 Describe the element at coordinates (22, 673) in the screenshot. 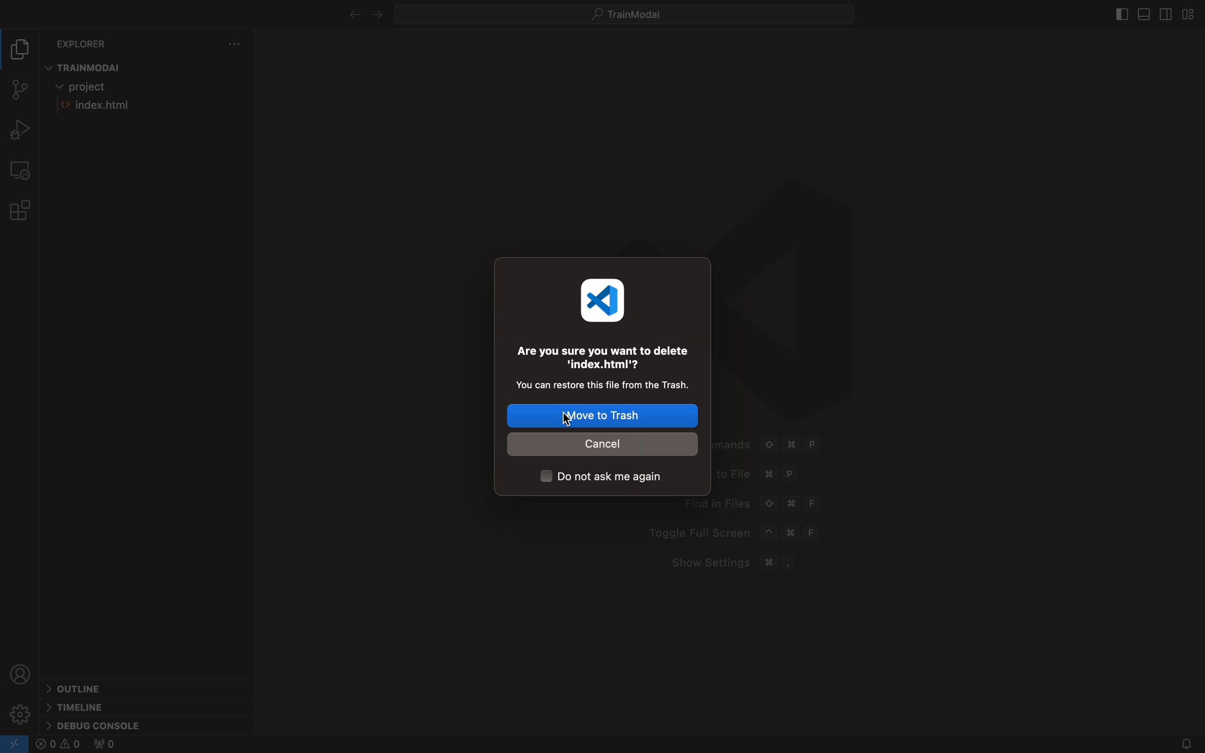

I see `profile` at that location.